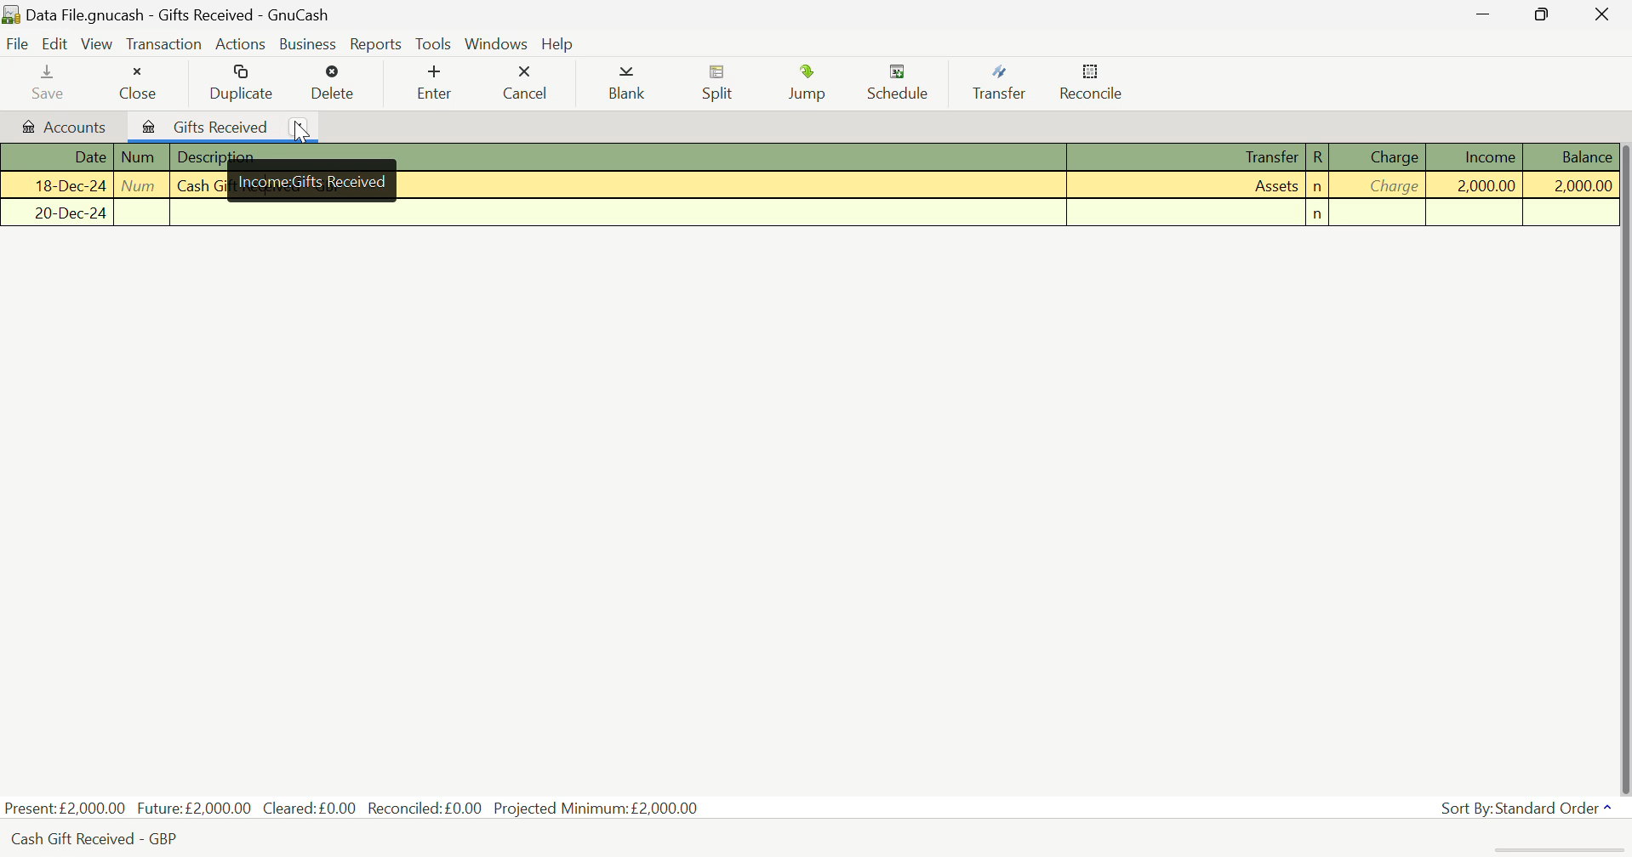 Image resolution: width=1632 pixels, height=857 pixels. Describe the element at coordinates (525, 80) in the screenshot. I see `Cancel` at that location.